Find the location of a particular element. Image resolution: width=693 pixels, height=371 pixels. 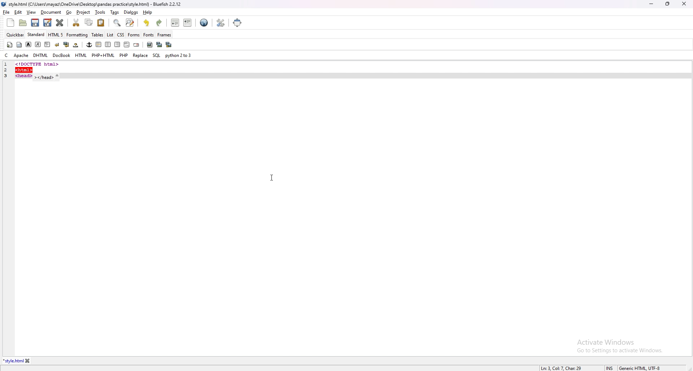

undo is located at coordinates (147, 23).